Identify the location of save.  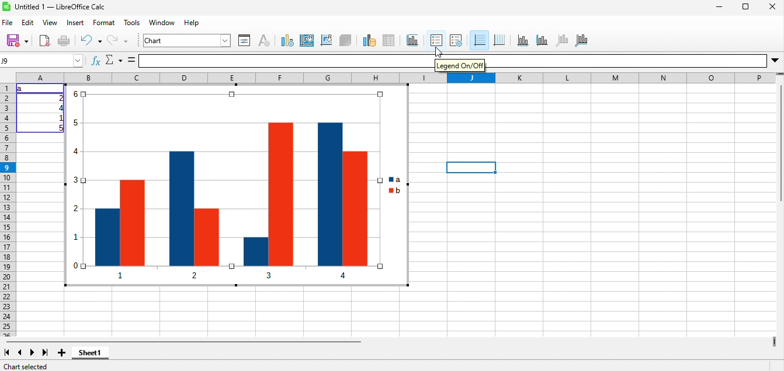
(16, 41).